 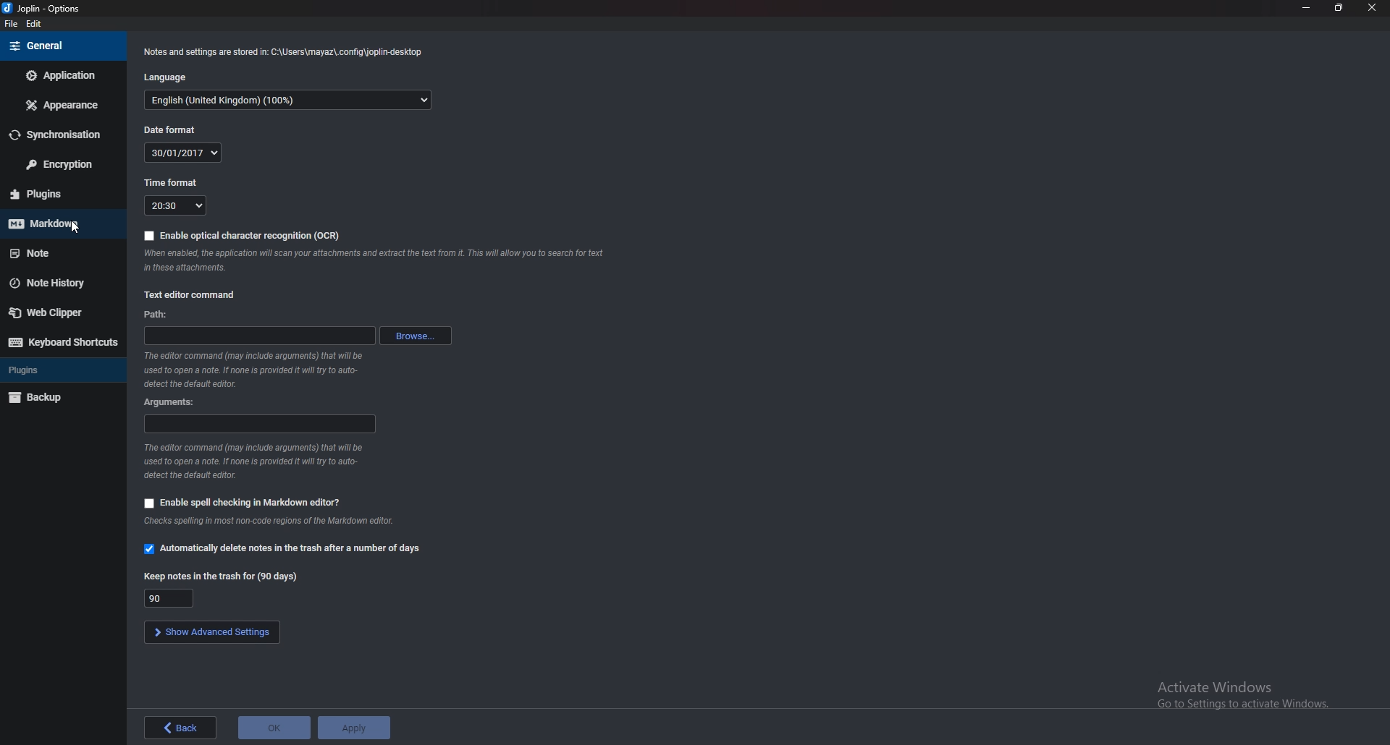 What do you see at coordinates (1252, 699) in the screenshot?
I see `Activate windows pop up` at bounding box center [1252, 699].